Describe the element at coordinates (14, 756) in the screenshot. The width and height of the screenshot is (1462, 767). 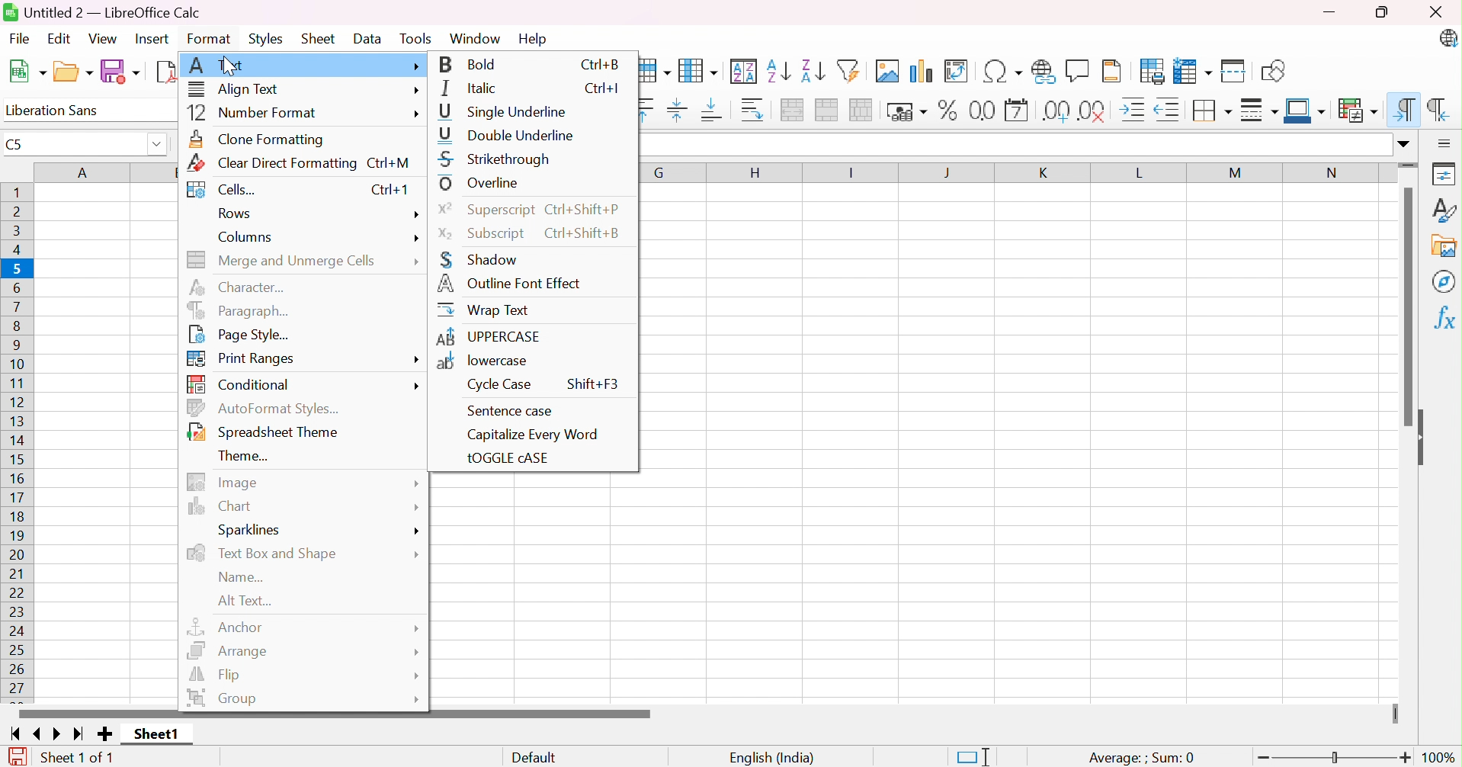
I see `The document has been modified. Click to save the document.` at that location.